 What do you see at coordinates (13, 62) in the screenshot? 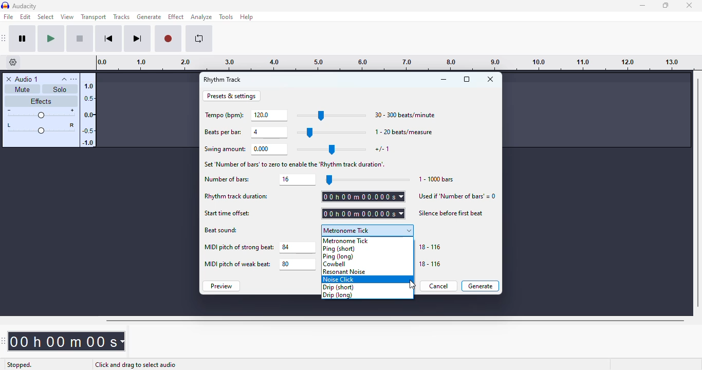
I see `timeline options` at bounding box center [13, 62].